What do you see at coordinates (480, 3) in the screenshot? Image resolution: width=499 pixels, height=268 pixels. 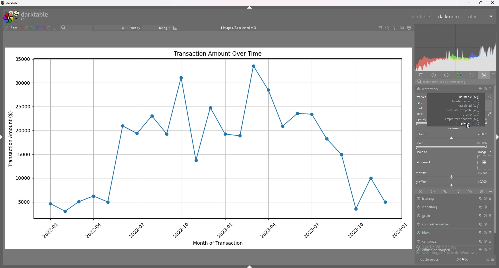 I see `resize` at bounding box center [480, 3].